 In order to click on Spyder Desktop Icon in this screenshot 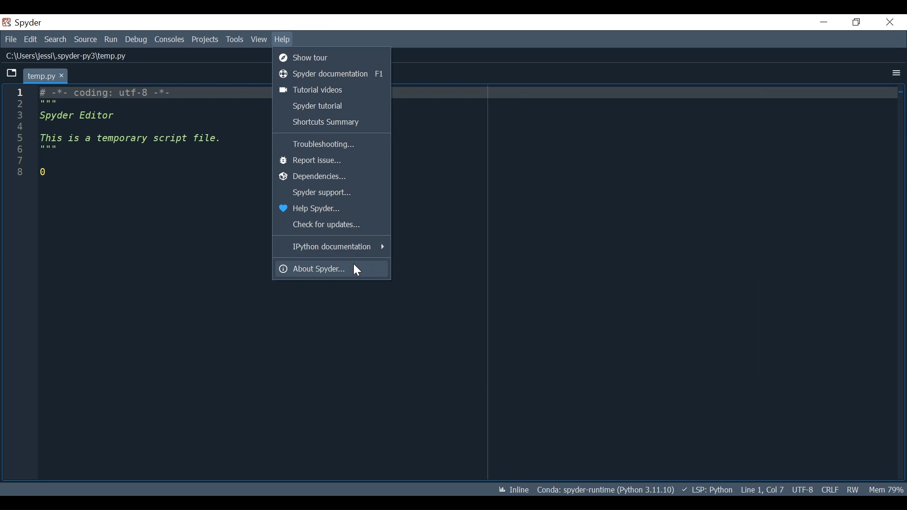, I will do `click(24, 23)`.